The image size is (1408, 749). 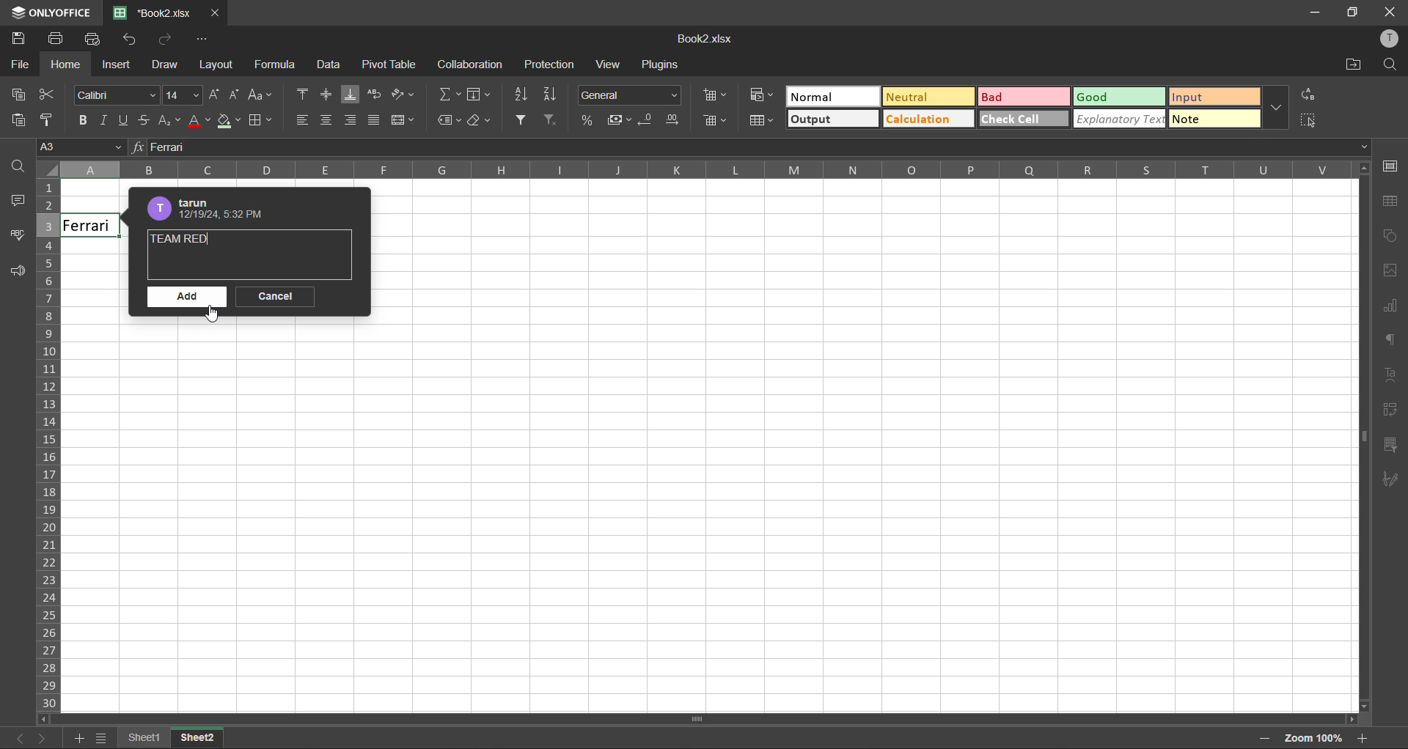 I want to click on justified, so click(x=376, y=120).